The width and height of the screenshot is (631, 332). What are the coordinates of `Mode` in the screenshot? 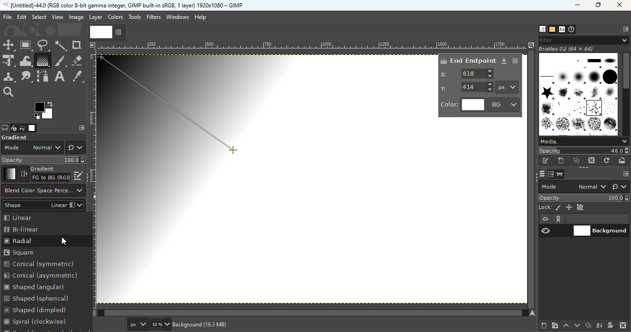 It's located at (32, 148).